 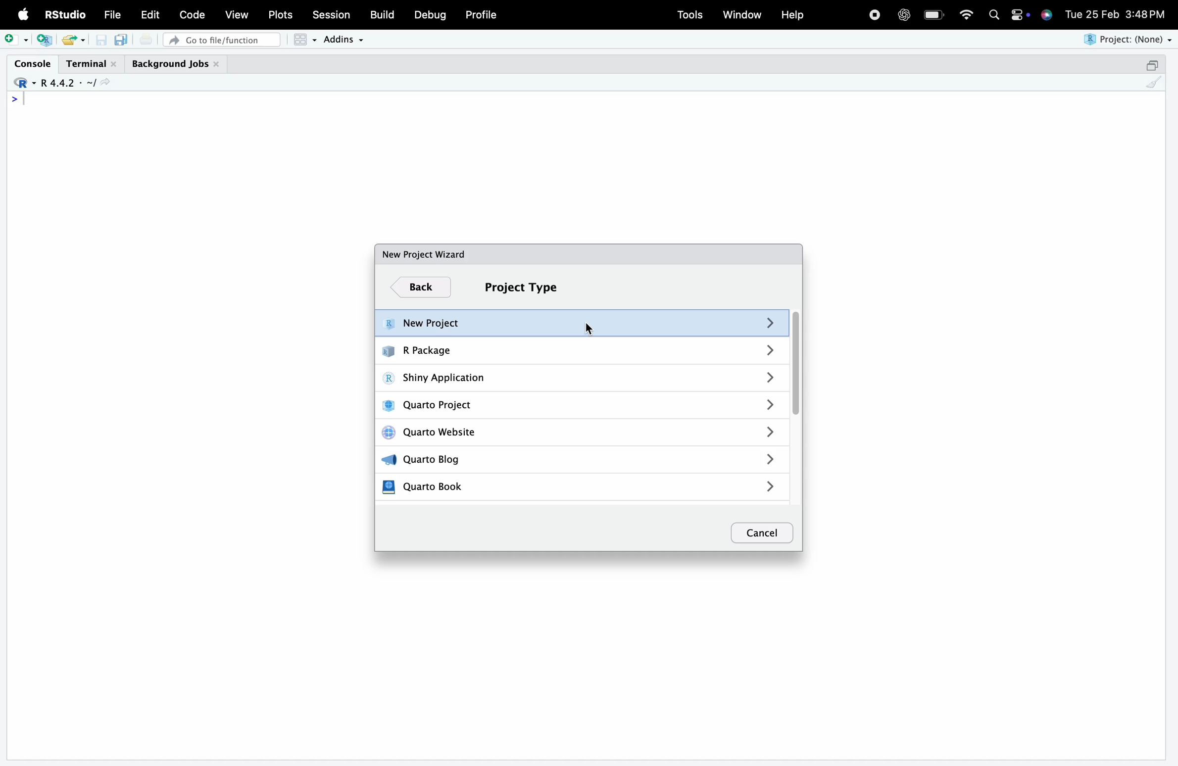 What do you see at coordinates (994, 15) in the screenshot?
I see `search` at bounding box center [994, 15].